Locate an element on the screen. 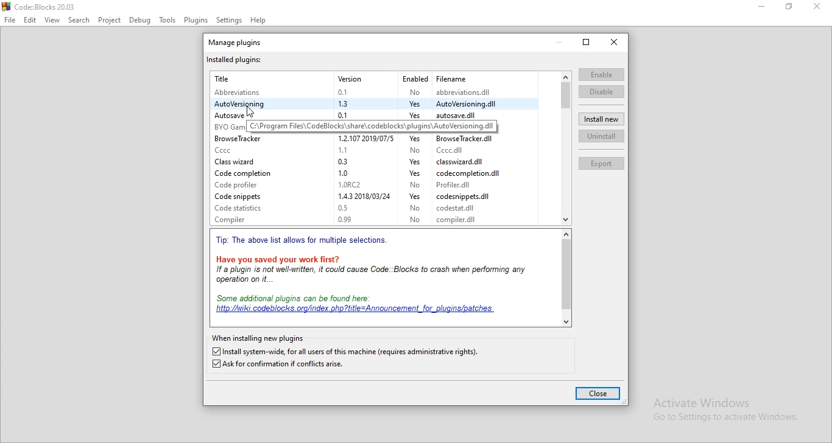  AutoVersioning is located at coordinates (244, 104).